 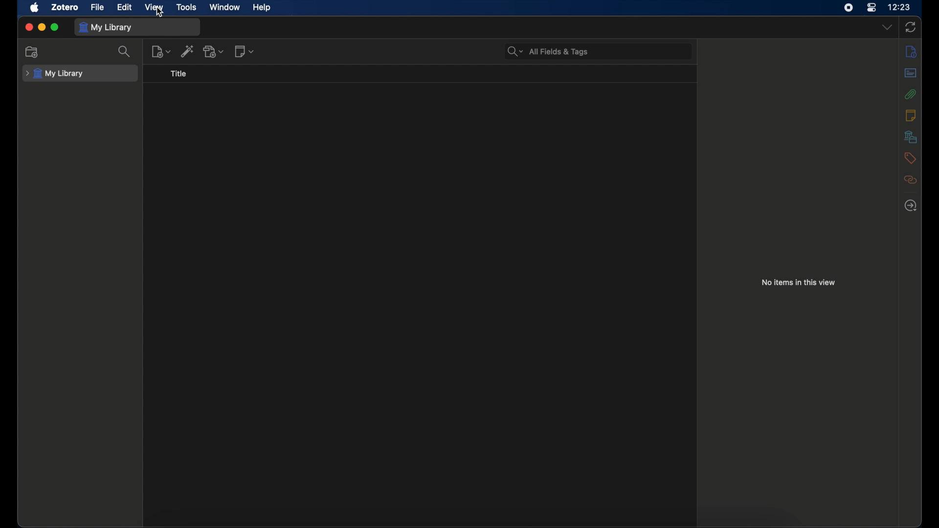 What do you see at coordinates (262, 7) in the screenshot?
I see `help` at bounding box center [262, 7].